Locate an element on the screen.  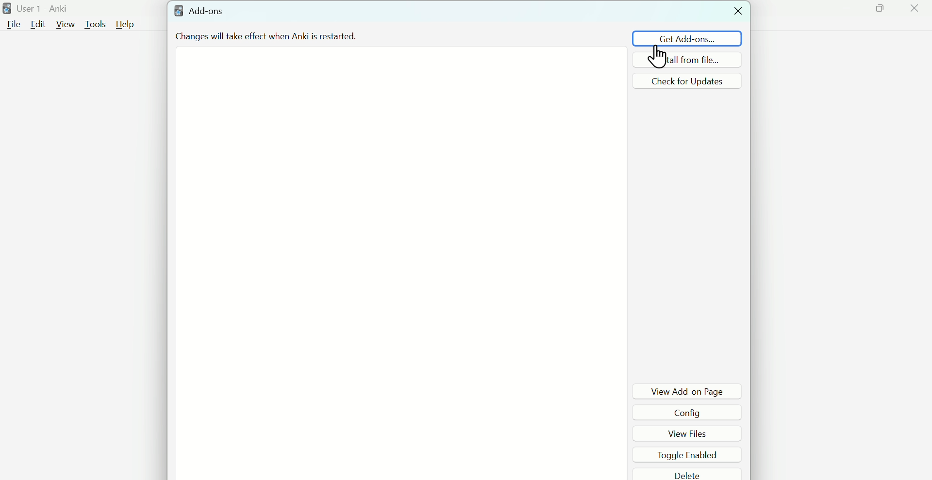
Get add Ons is located at coordinates (687, 38).